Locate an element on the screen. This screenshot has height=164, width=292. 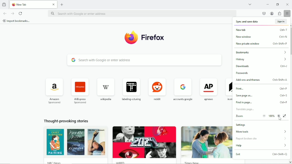
save page as is located at coordinates (262, 96).